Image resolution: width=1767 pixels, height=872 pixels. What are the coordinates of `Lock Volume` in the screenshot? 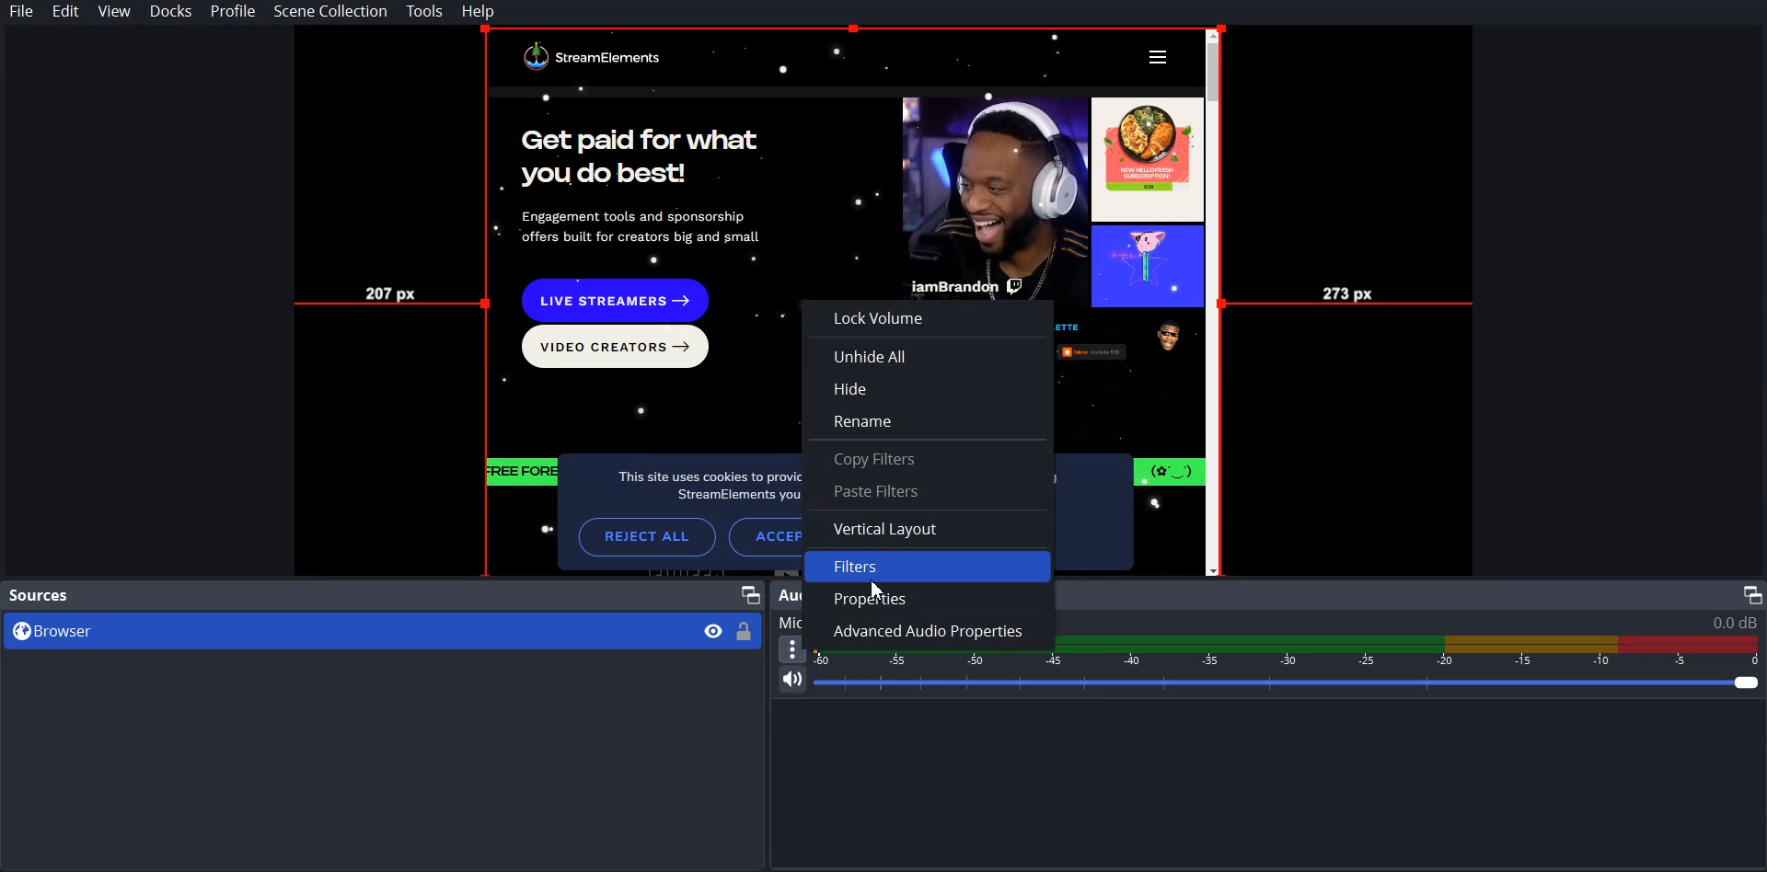 It's located at (928, 320).